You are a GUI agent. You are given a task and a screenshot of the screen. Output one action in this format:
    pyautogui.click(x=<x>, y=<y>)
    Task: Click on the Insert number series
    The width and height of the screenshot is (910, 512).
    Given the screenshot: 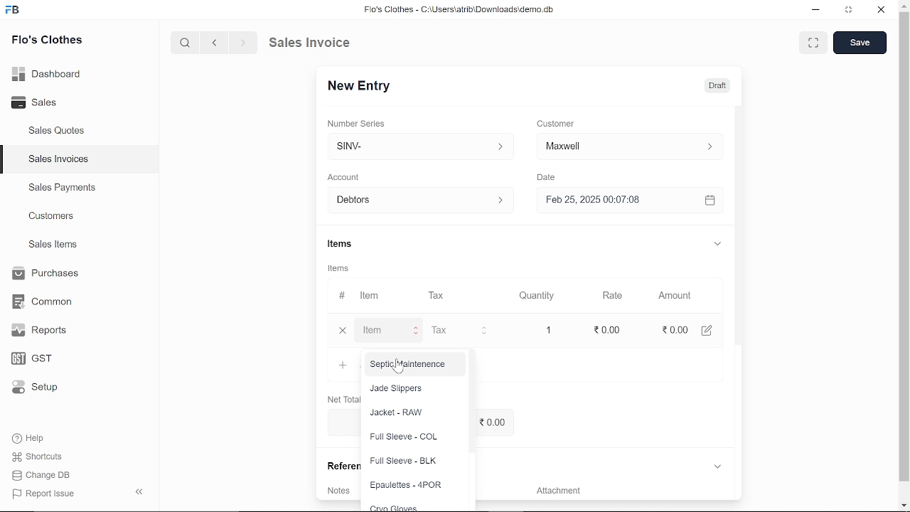 What is the action you would take?
    pyautogui.click(x=427, y=144)
    